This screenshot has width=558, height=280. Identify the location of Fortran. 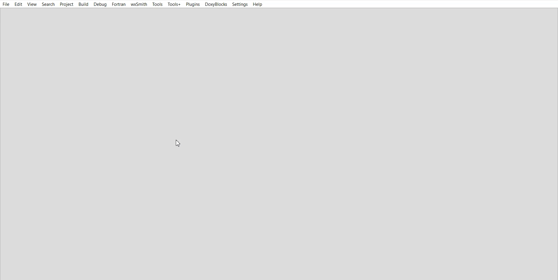
(119, 4).